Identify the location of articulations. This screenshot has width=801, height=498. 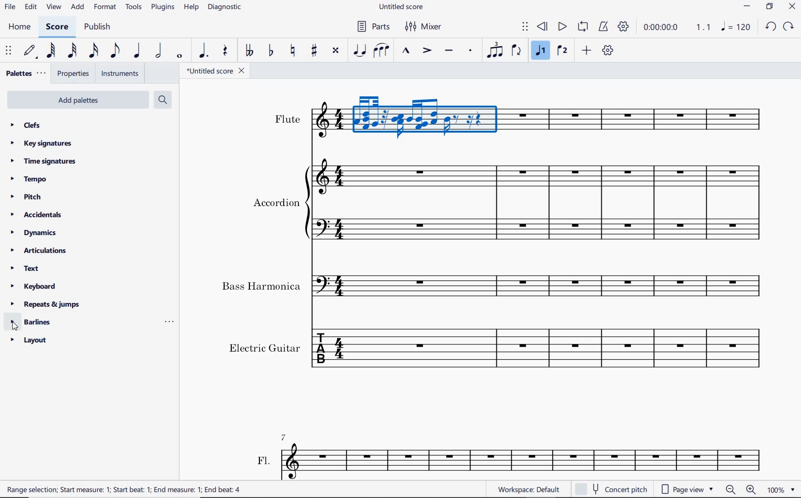
(39, 251).